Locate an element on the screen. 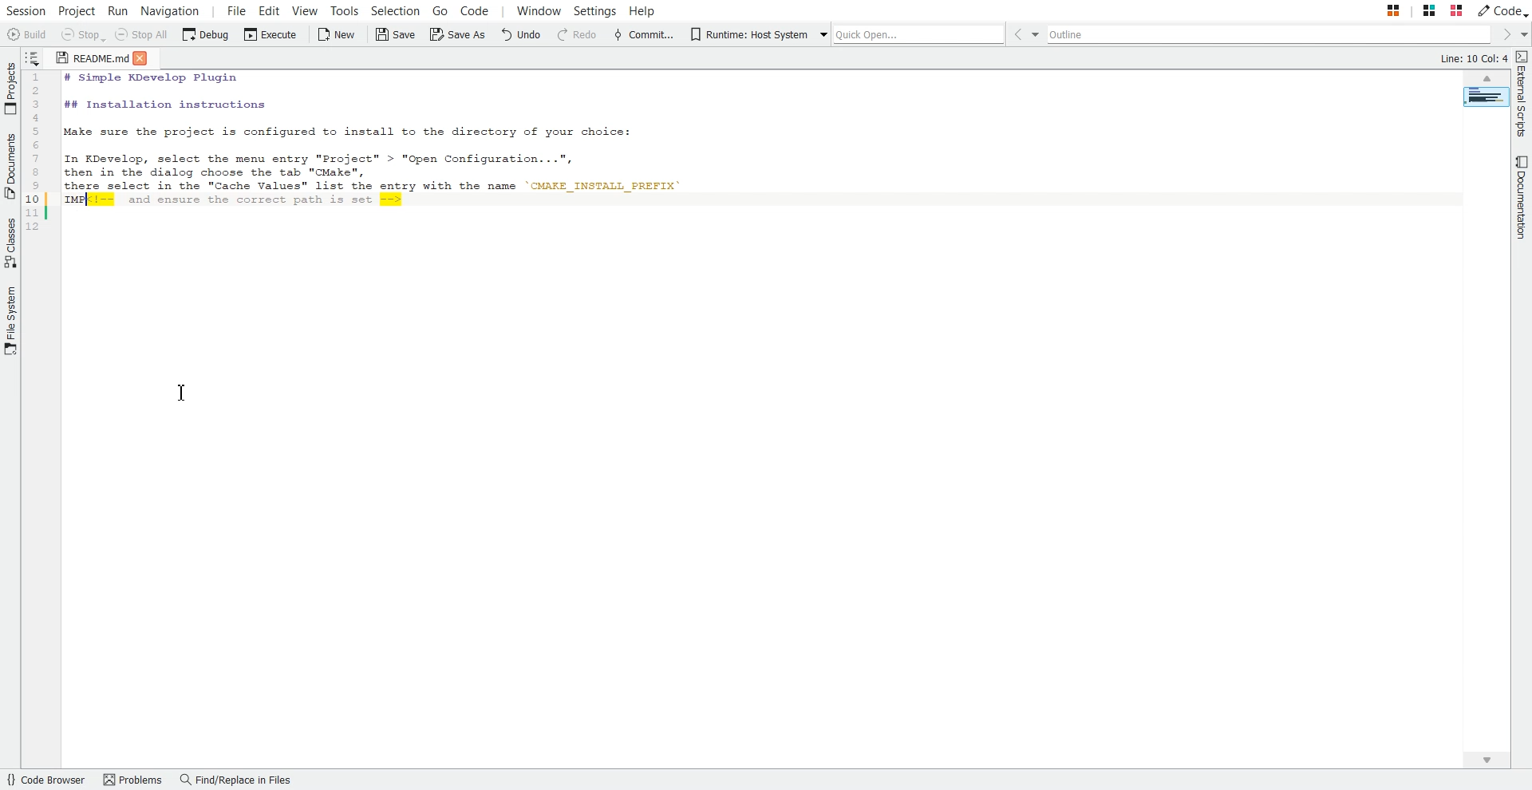 This screenshot has width=1532, height=790. Code Browser is located at coordinates (46, 780).